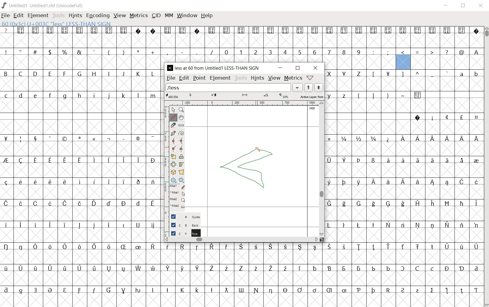  What do you see at coordinates (182, 225) in the screenshot?
I see `background` at bounding box center [182, 225].